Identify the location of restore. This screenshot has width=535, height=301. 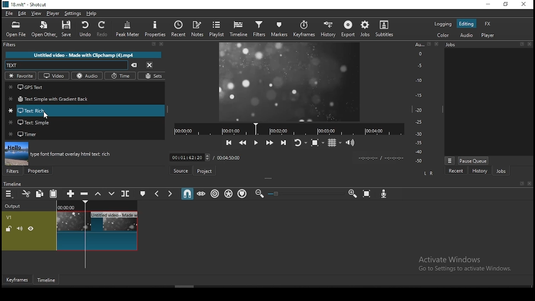
(507, 4).